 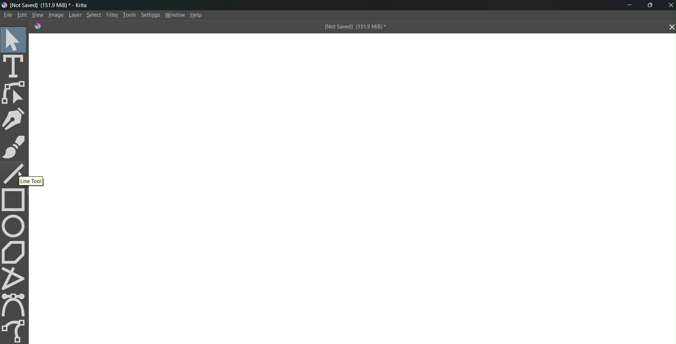 What do you see at coordinates (94, 15) in the screenshot?
I see `Select` at bounding box center [94, 15].